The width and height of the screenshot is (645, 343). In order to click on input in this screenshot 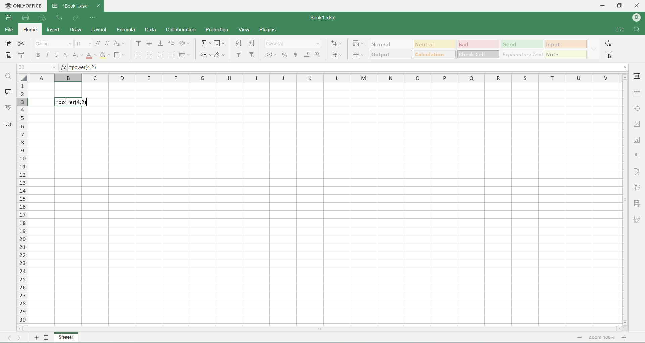, I will do `click(567, 44)`.